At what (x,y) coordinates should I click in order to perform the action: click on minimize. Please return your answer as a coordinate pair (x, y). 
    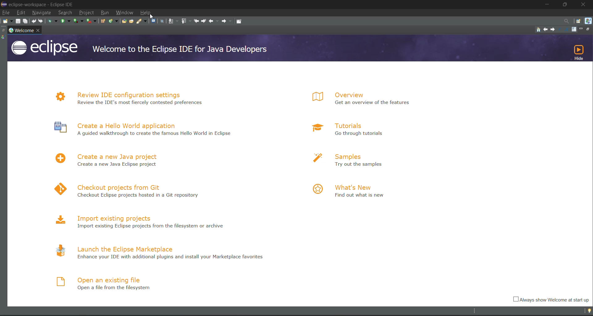
    Looking at the image, I should click on (583, 30).